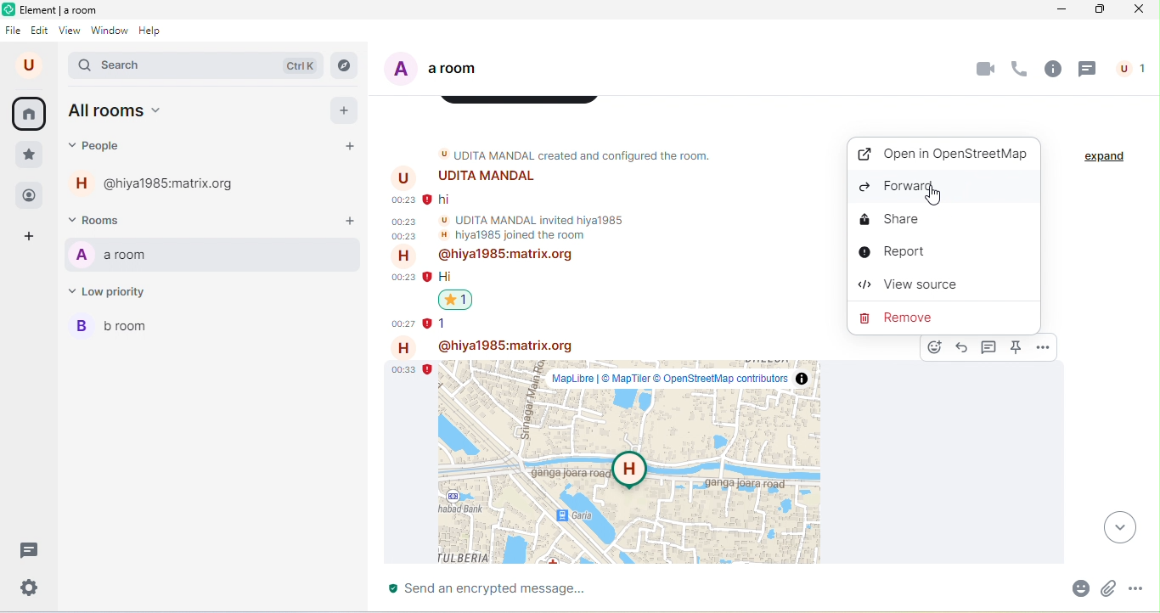 Image resolution: width=1160 pixels, height=613 pixels. Describe the element at coordinates (403, 217) in the screenshot. I see `Timestamp of texts` at that location.